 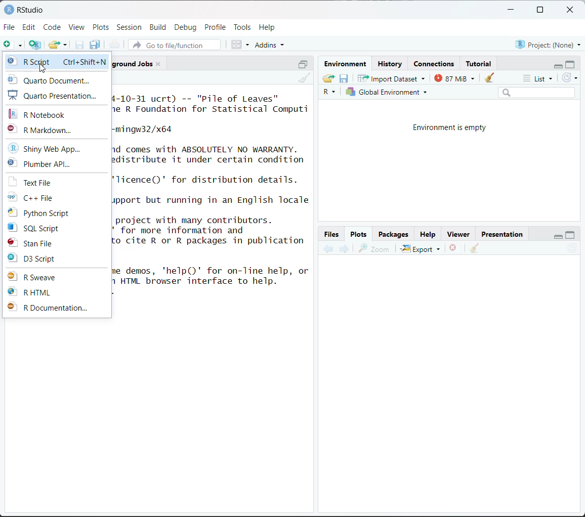 I want to click on maximize, so click(x=570, y=234).